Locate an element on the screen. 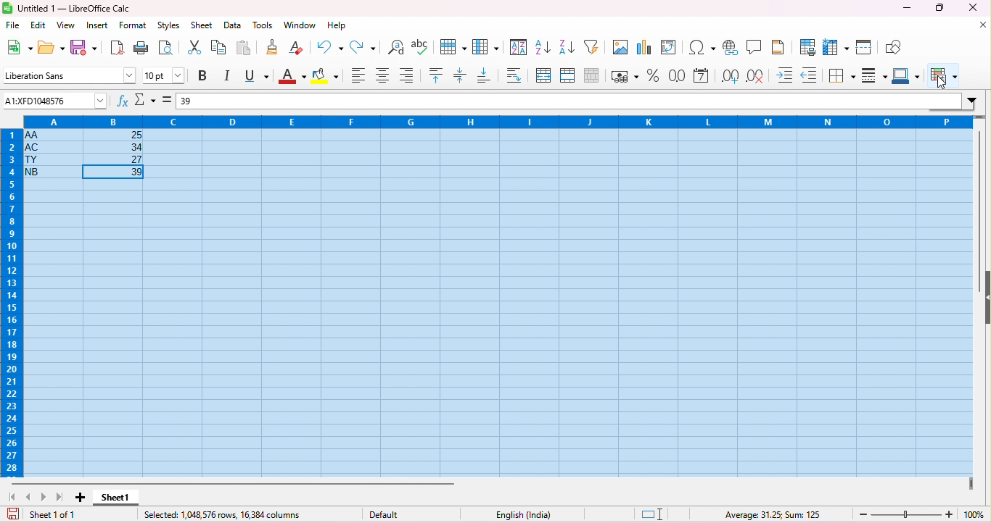  selected cells is located at coordinates (498, 301).